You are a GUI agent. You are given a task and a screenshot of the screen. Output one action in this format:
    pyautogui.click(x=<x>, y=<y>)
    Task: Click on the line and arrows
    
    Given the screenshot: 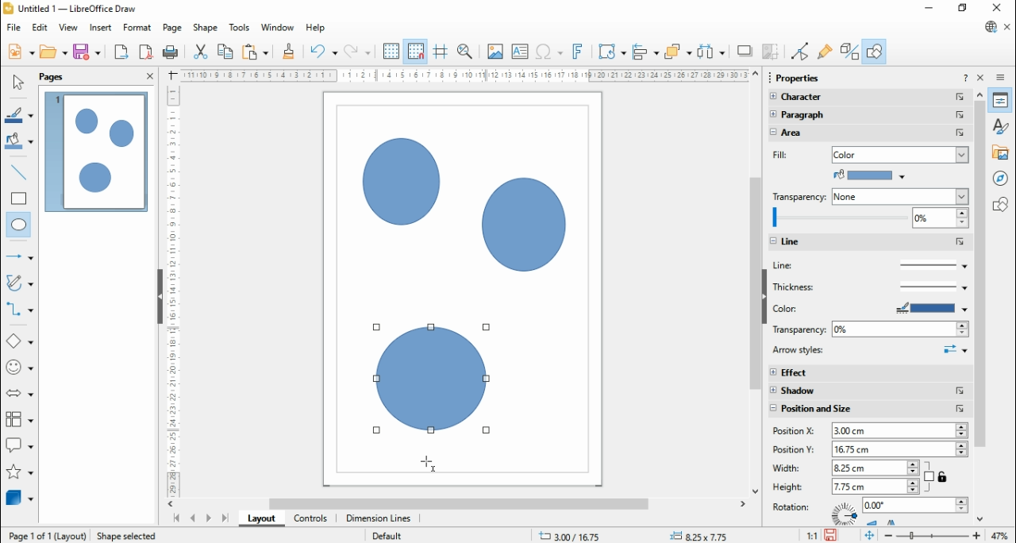 What is the action you would take?
    pyautogui.click(x=20, y=256)
    